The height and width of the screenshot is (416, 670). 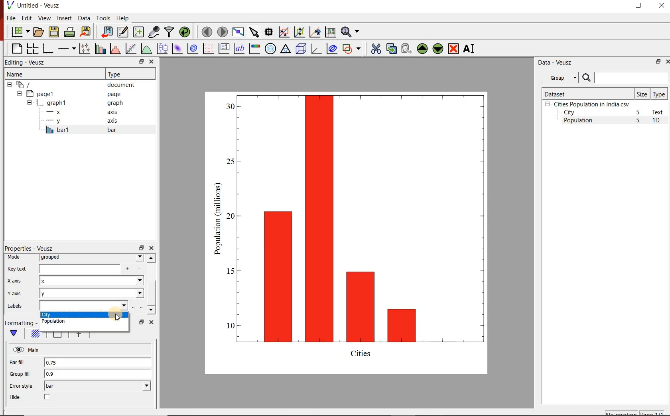 What do you see at coordinates (141, 322) in the screenshot?
I see `restore` at bounding box center [141, 322].